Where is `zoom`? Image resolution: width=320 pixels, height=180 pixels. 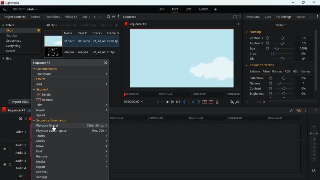
zoom is located at coordinates (21, 119).